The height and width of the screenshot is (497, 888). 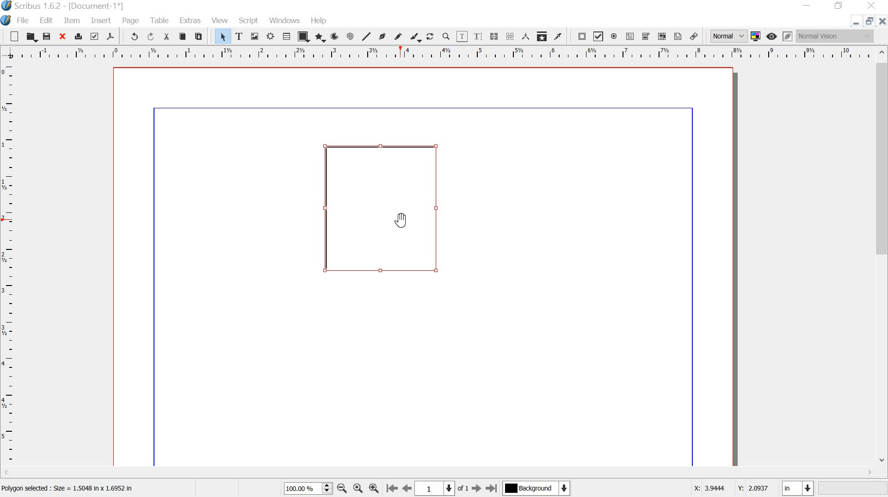 What do you see at coordinates (131, 20) in the screenshot?
I see `page` at bounding box center [131, 20].